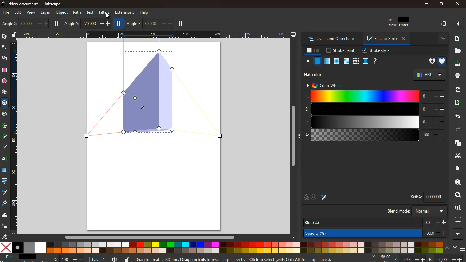 This screenshot has width=466, height=262. What do you see at coordinates (457, 38) in the screenshot?
I see `new` at bounding box center [457, 38].